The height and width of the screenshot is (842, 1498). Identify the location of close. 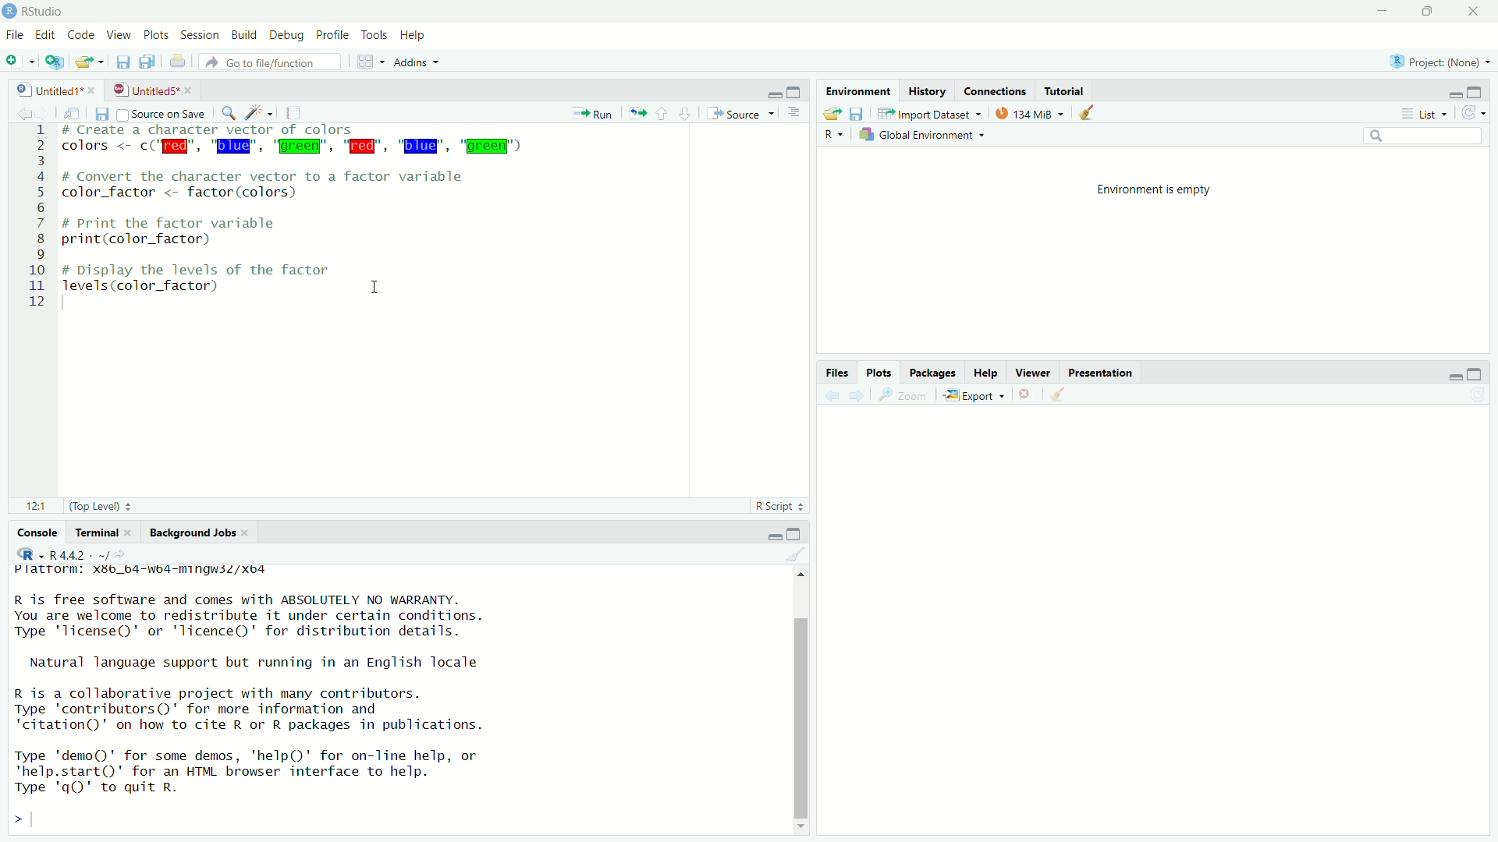
(1476, 10).